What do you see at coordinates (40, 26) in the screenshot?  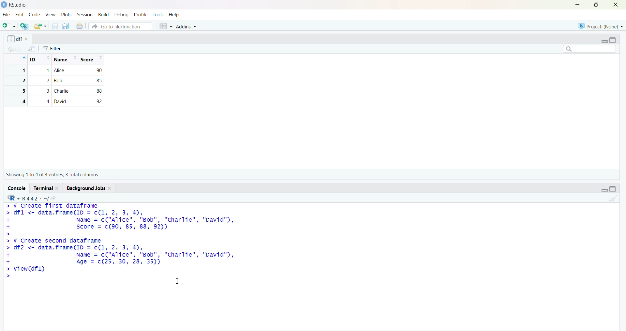 I see `share folder as` at bounding box center [40, 26].